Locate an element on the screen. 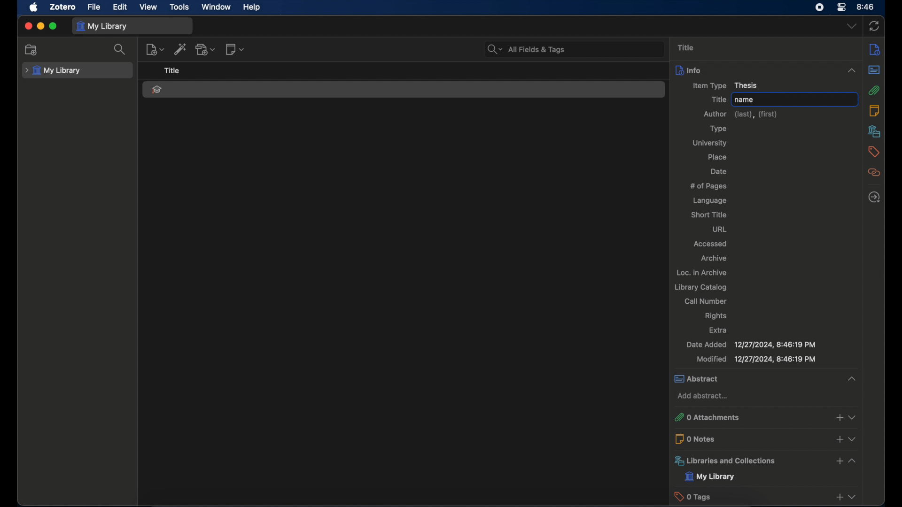 The height and width of the screenshot is (507, 902). accessed is located at coordinates (709, 244).